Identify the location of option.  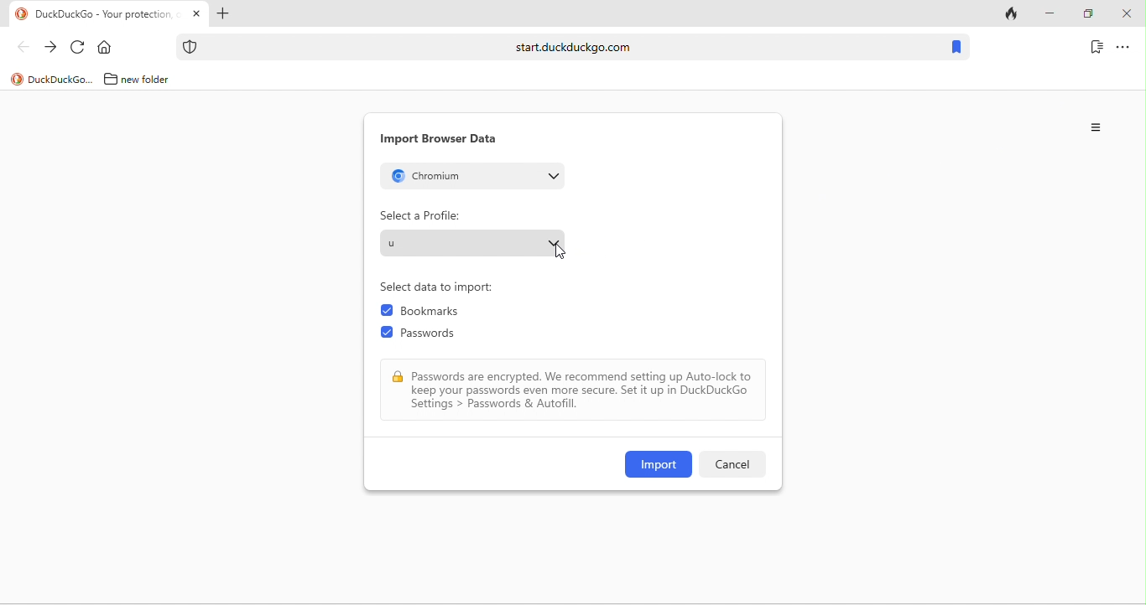
(1097, 127).